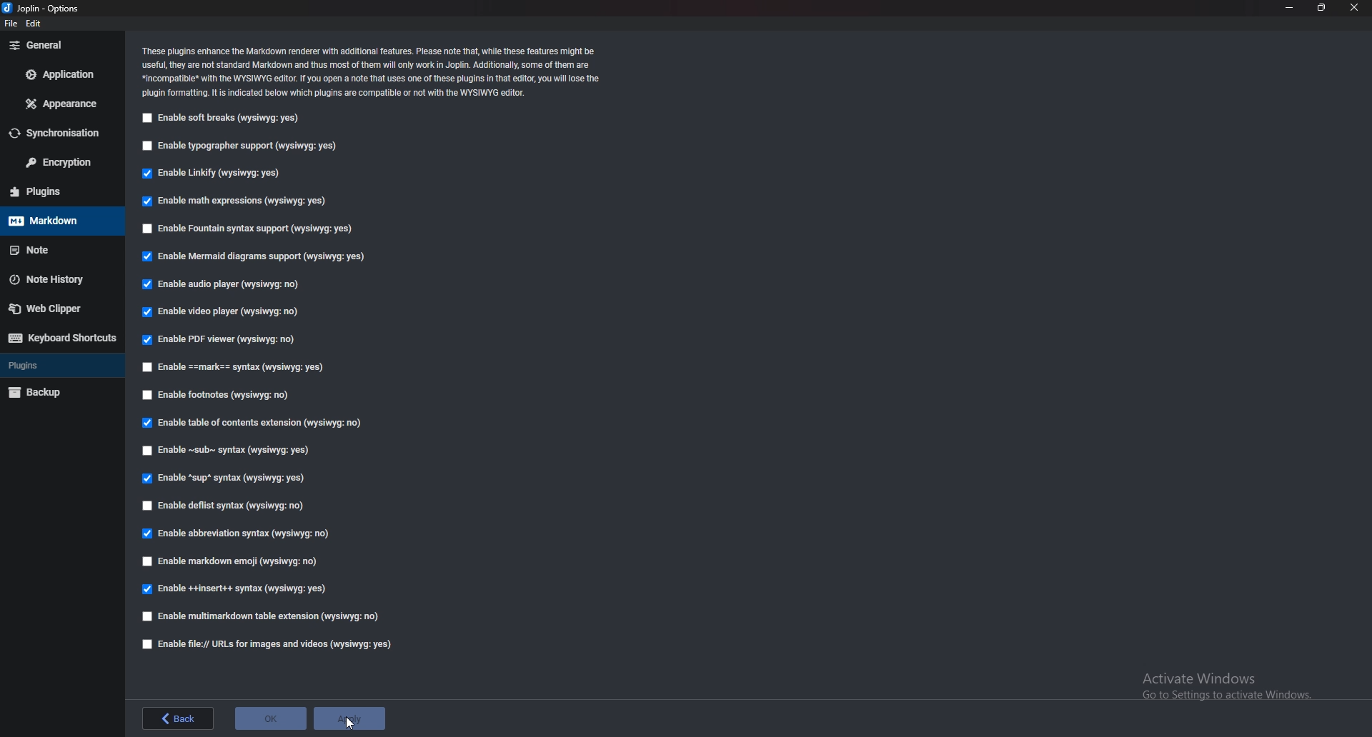 The image size is (1372, 737). What do you see at coordinates (57, 220) in the screenshot?
I see `Markdown` at bounding box center [57, 220].